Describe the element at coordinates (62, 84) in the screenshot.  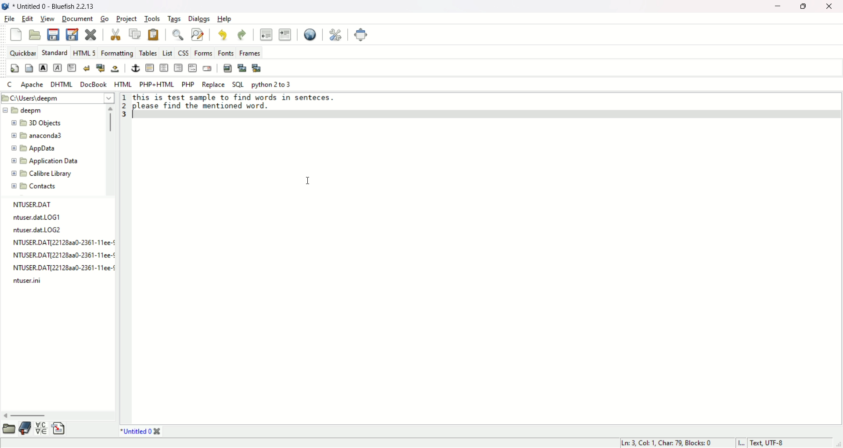
I see `DHTML` at that location.